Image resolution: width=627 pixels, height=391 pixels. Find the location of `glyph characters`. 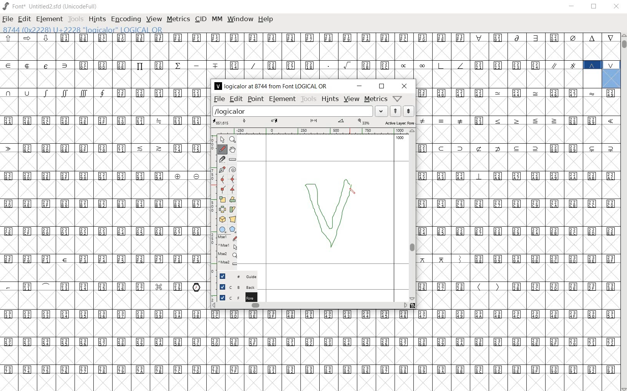

glyph characters is located at coordinates (518, 226).